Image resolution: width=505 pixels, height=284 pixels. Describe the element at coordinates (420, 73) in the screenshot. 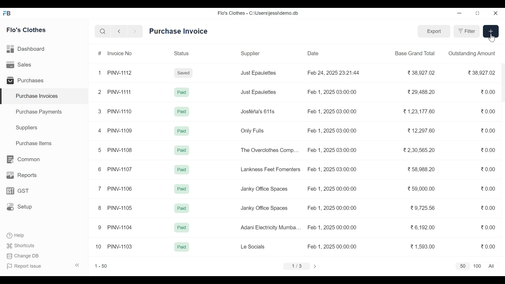

I see `38,927.02` at that location.